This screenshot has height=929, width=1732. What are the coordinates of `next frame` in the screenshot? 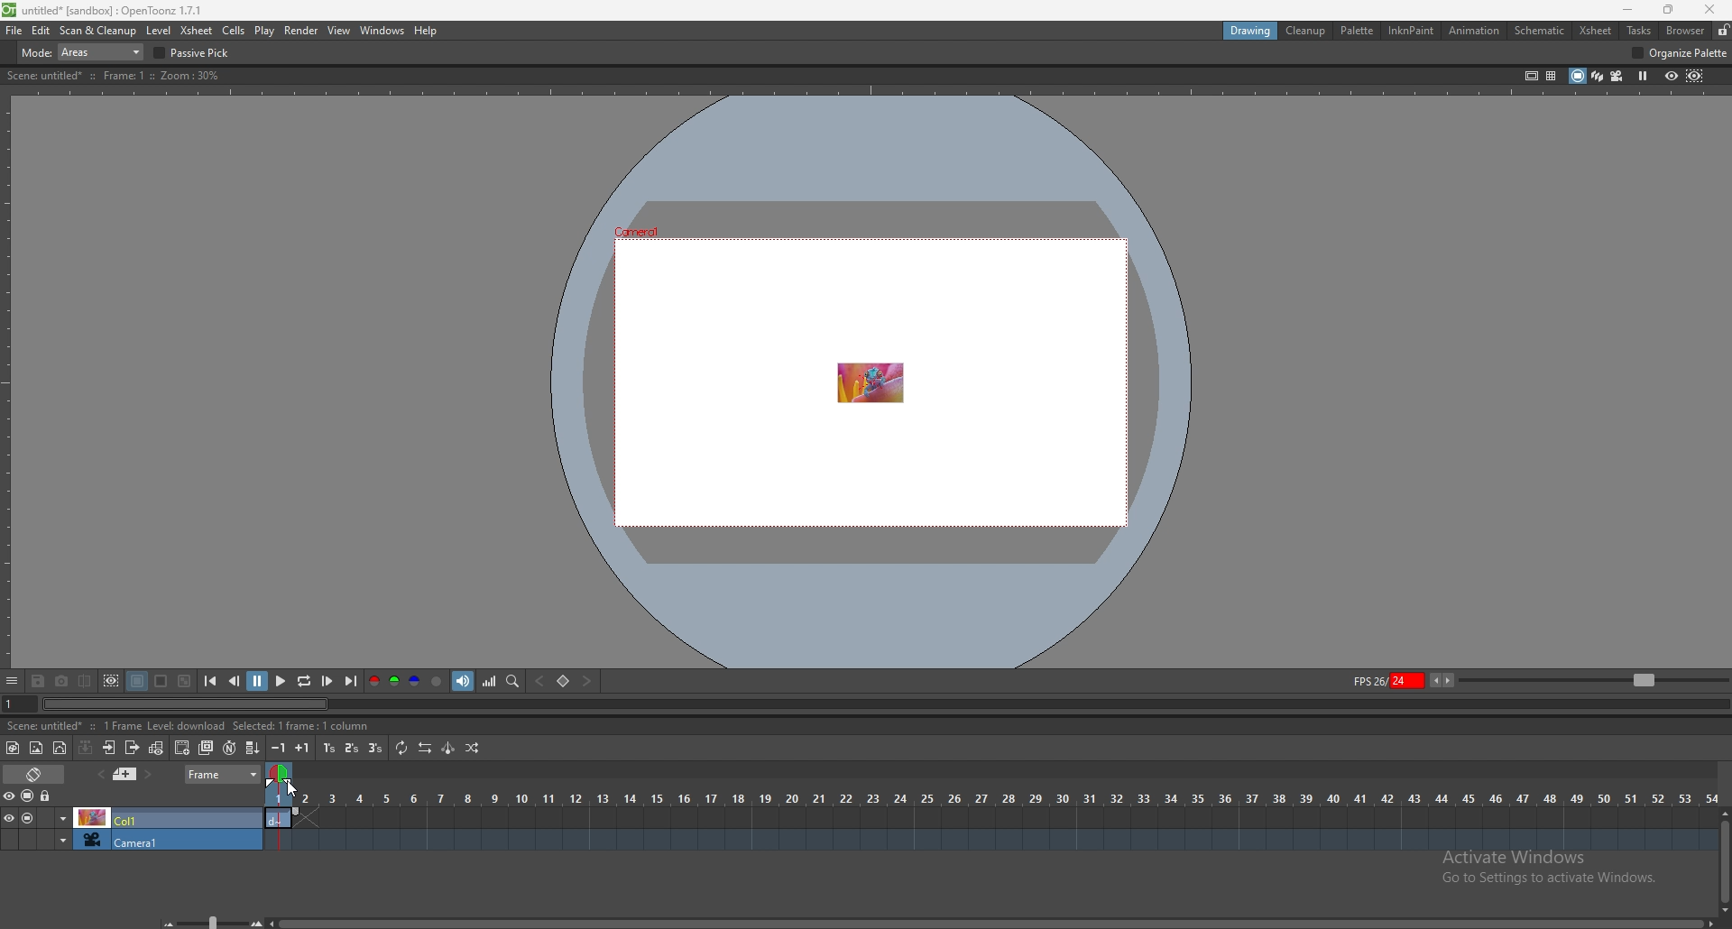 It's located at (328, 681).